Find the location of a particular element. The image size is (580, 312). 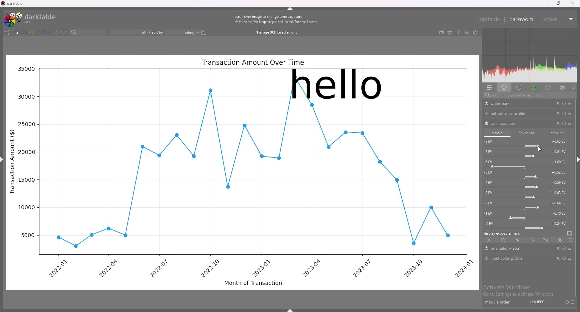

20000 is located at coordinates (26, 152).